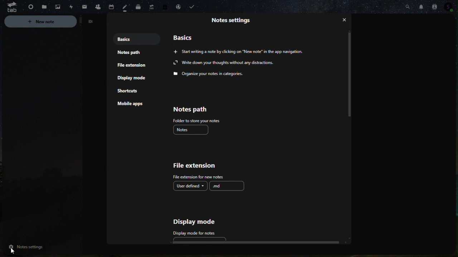 Image resolution: width=458 pixels, height=257 pixels. Describe the element at coordinates (420, 6) in the screenshot. I see `Notifications` at that location.